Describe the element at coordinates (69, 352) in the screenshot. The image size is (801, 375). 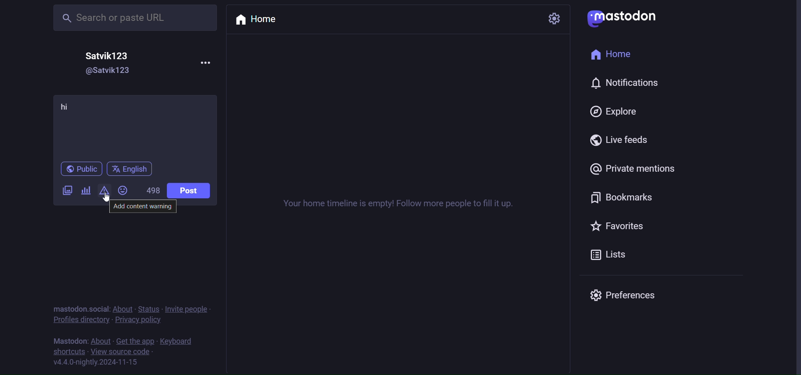
I see `shortcut` at that location.